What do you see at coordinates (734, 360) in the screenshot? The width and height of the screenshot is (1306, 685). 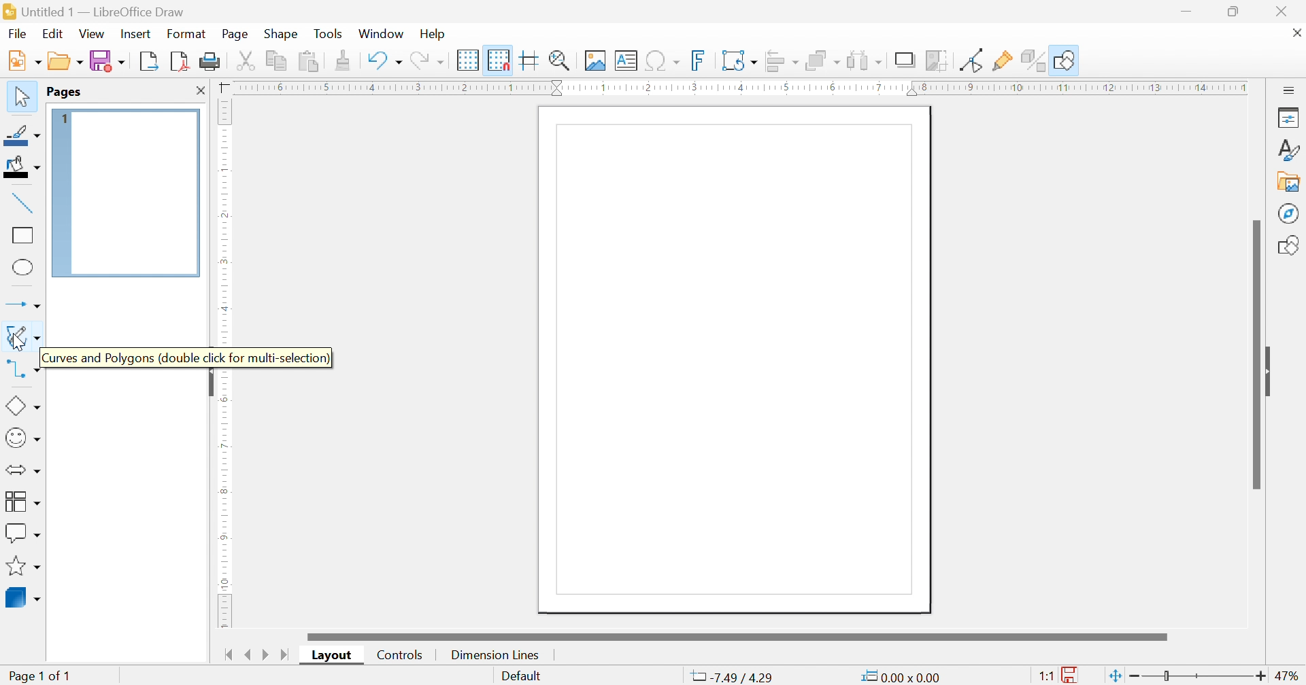 I see `page 1` at bounding box center [734, 360].